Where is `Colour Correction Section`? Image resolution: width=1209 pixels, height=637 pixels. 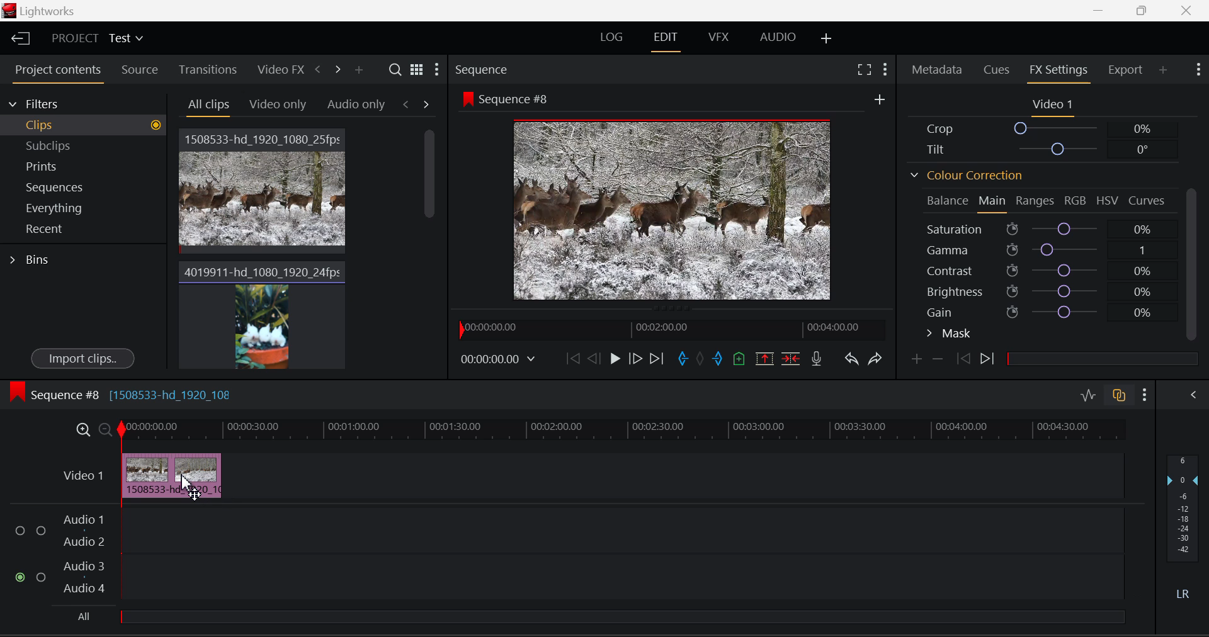
Colour Correction Section is located at coordinates (989, 175).